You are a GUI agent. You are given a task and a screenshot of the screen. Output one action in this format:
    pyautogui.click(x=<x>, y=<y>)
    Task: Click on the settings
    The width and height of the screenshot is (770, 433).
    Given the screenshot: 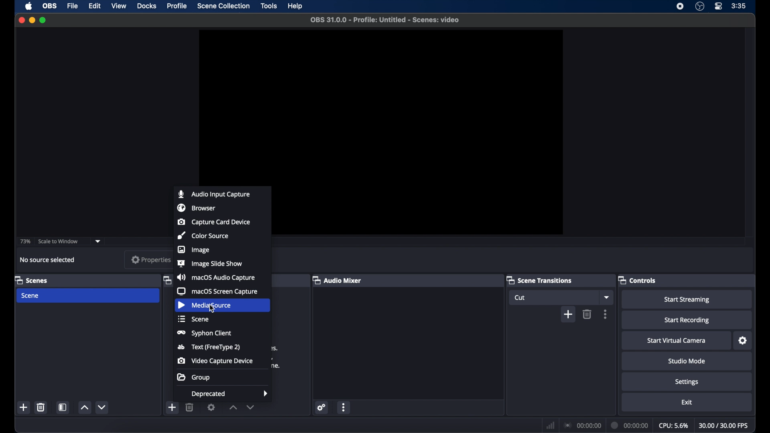 What is the action you would take?
    pyautogui.click(x=687, y=382)
    